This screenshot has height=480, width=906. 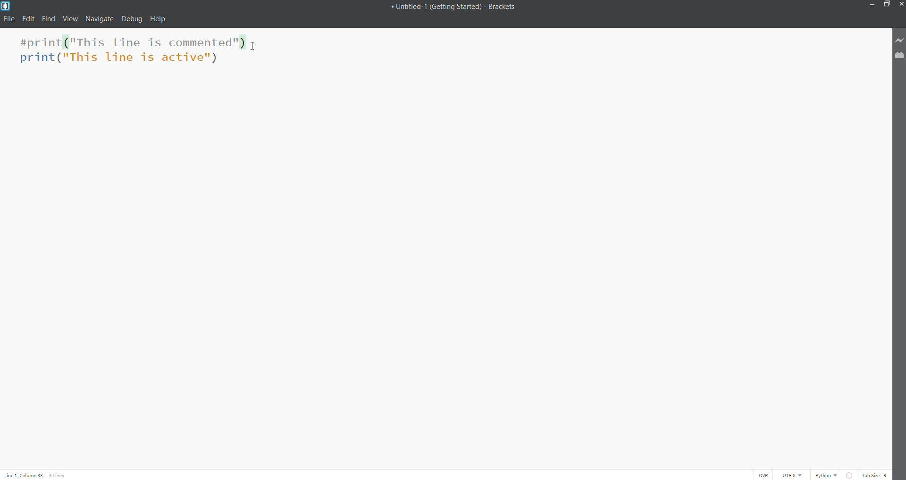 What do you see at coordinates (459, 7) in the screenshot?
I see `Title` at bounding box center [459, 7].